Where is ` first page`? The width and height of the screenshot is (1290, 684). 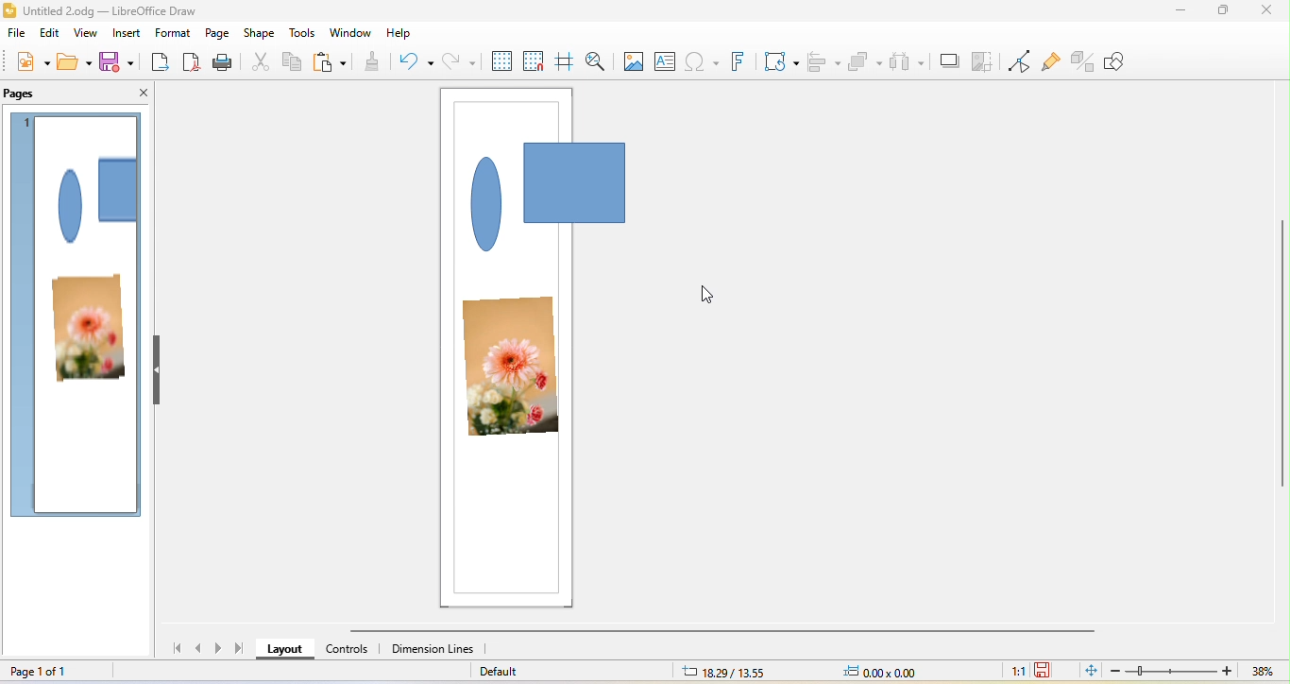  first page is located at coordinates (182, 651).